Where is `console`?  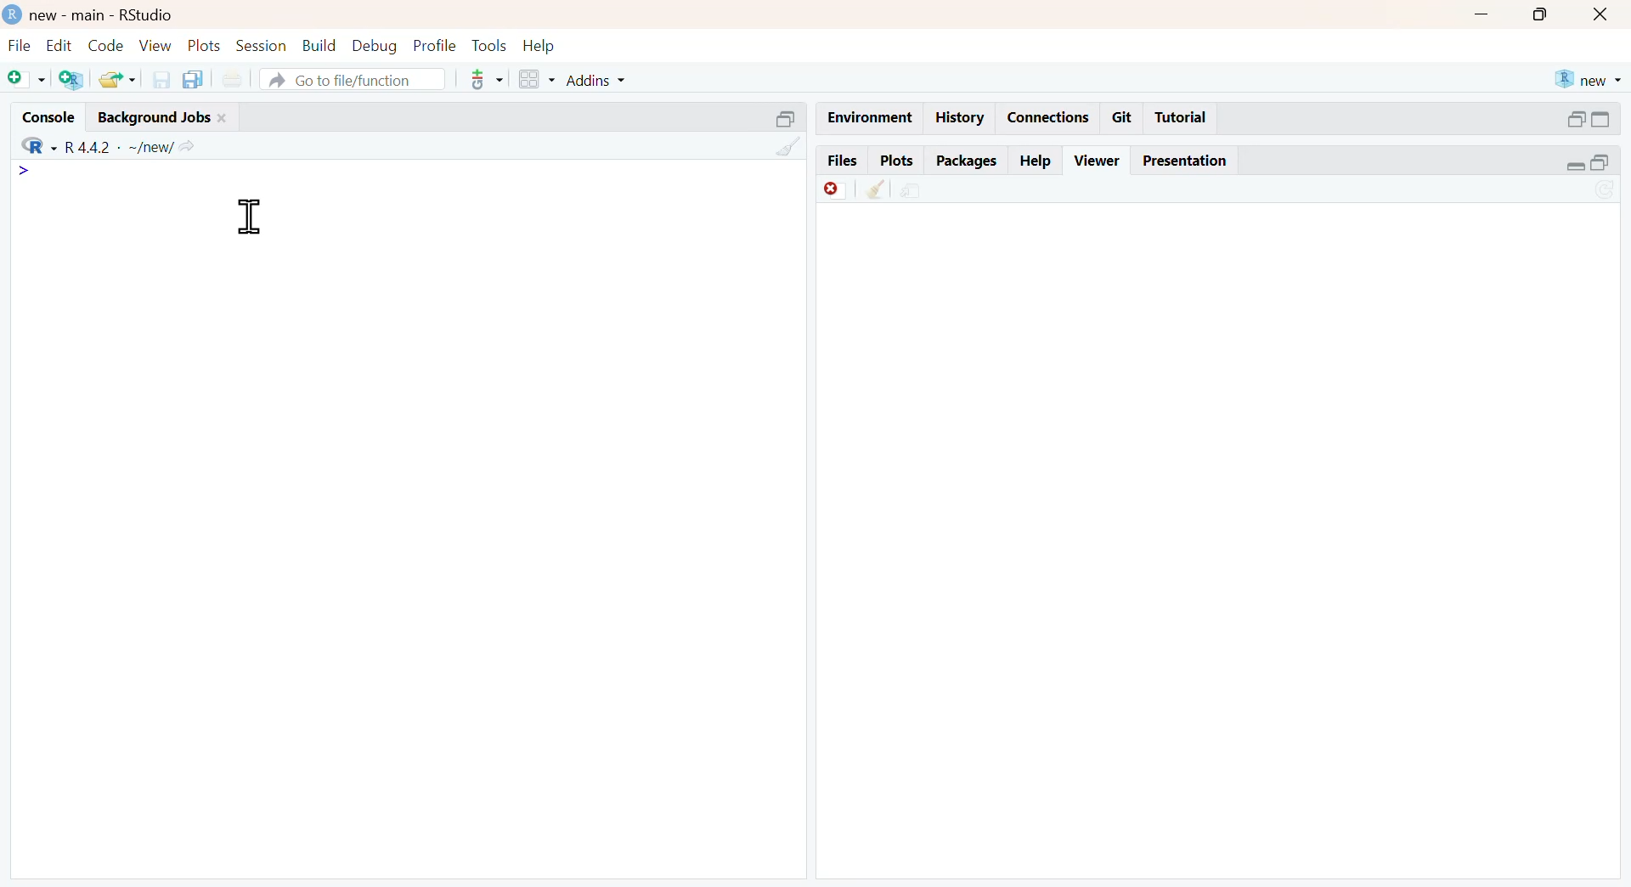
console is located at coordinates (48, 117).